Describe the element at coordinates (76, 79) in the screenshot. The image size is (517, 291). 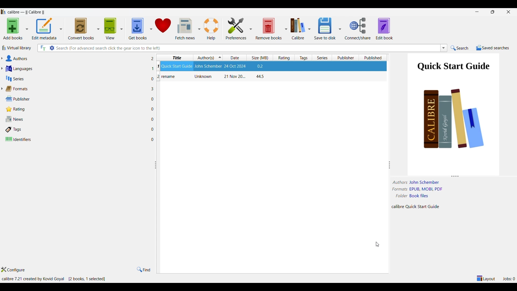
I see `Series` at that location.